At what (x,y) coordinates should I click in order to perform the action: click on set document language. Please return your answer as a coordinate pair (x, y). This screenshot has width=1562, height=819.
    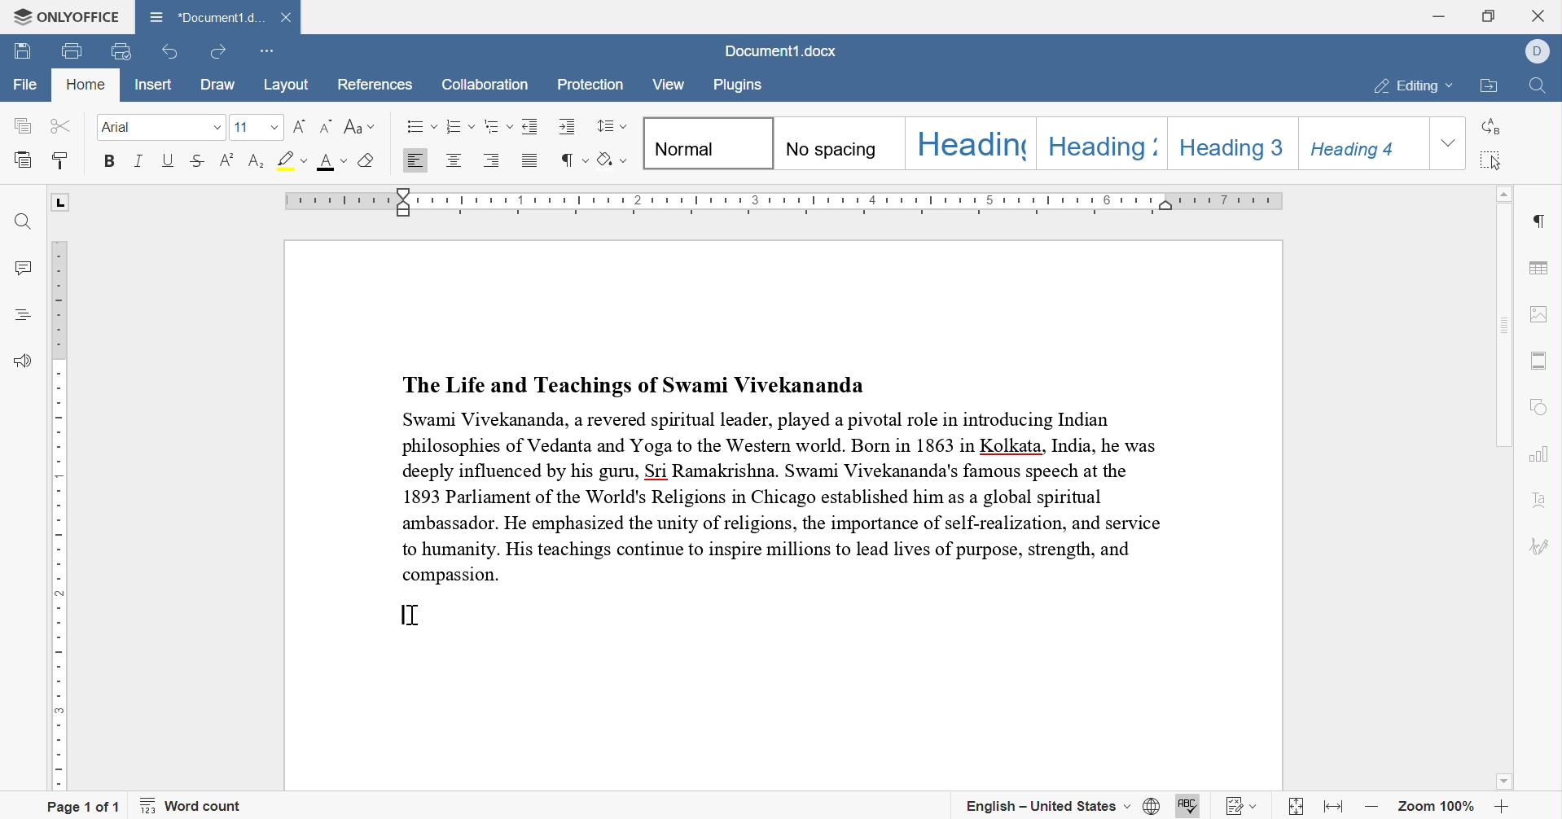
    Looking at the image, I should click on (1152, 805).